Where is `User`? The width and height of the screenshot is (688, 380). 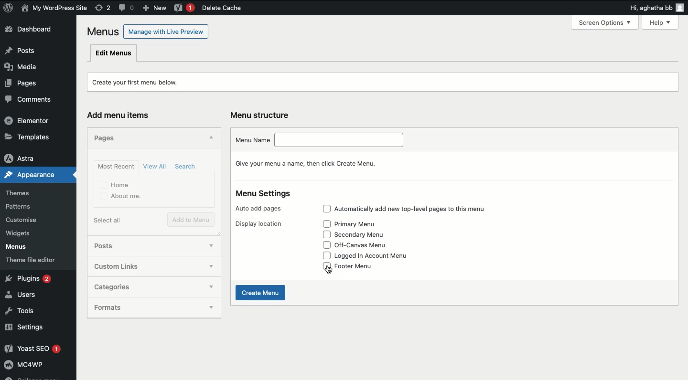 User is located at coordinates (54, 9).